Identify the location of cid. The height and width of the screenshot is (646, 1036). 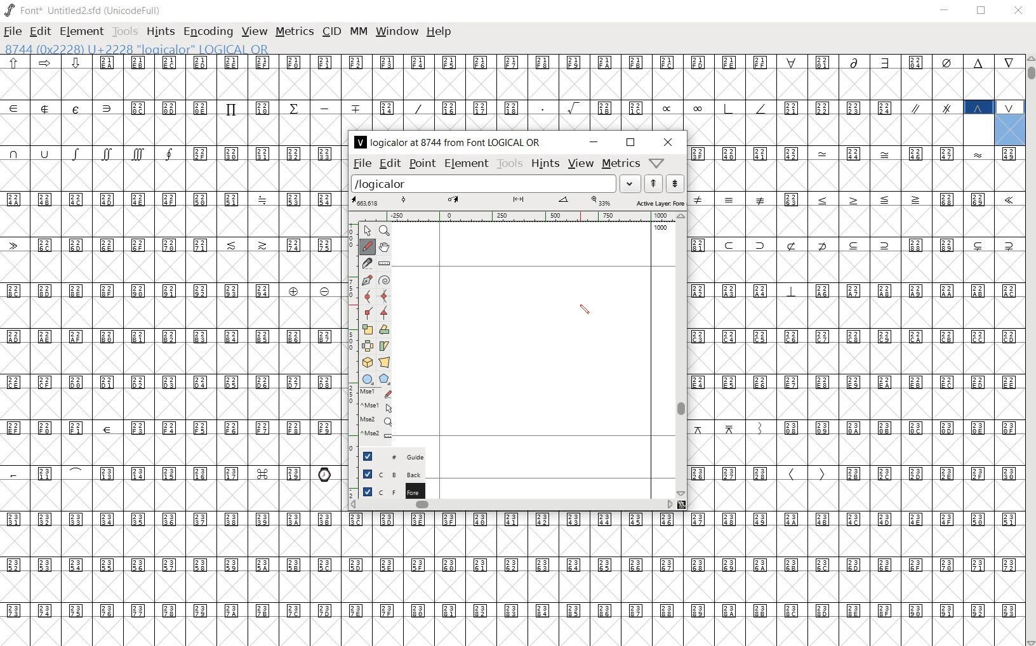
(330, 31).